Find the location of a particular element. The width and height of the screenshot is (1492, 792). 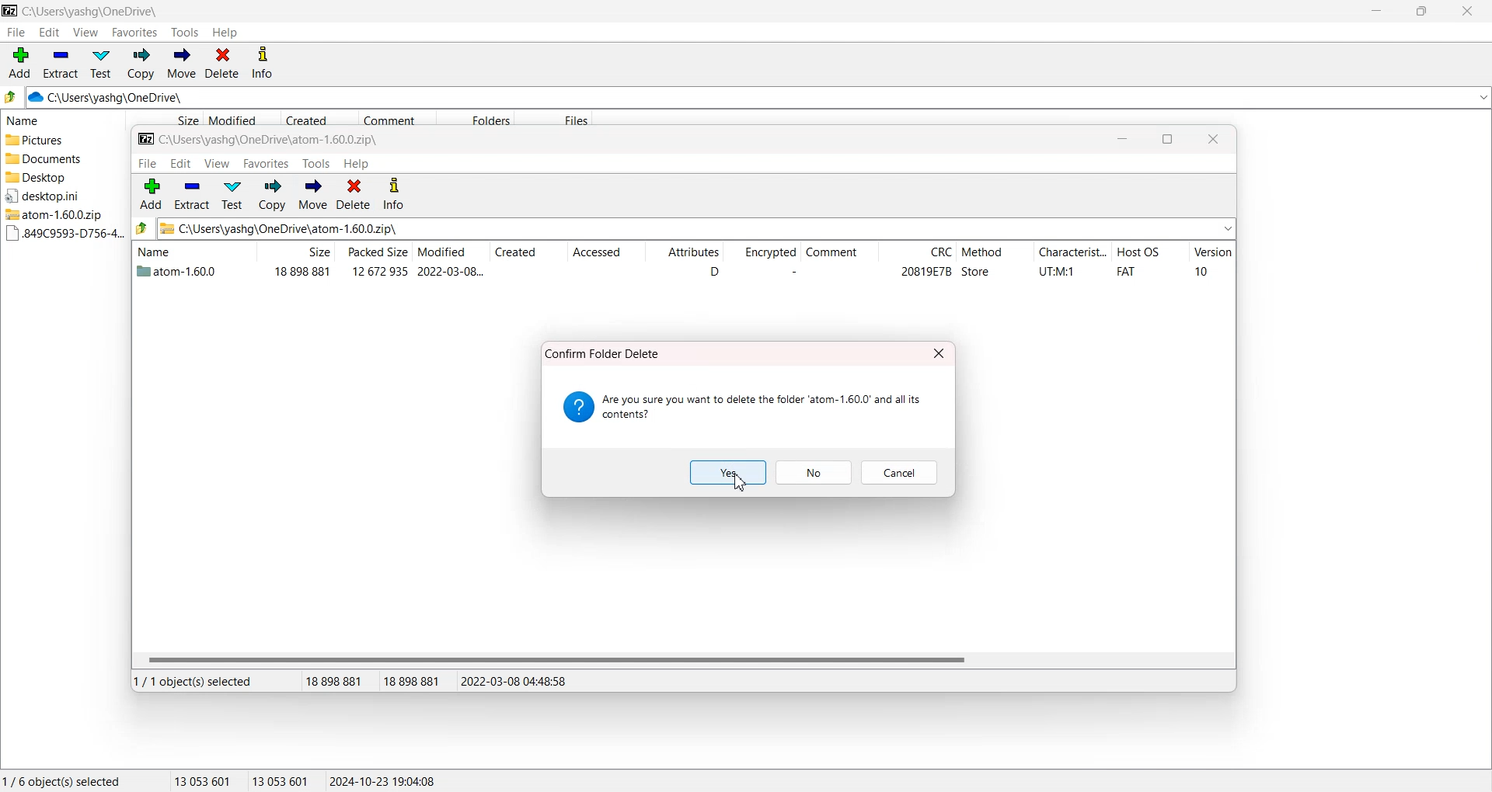

Info is located at coordinates (262, 64).